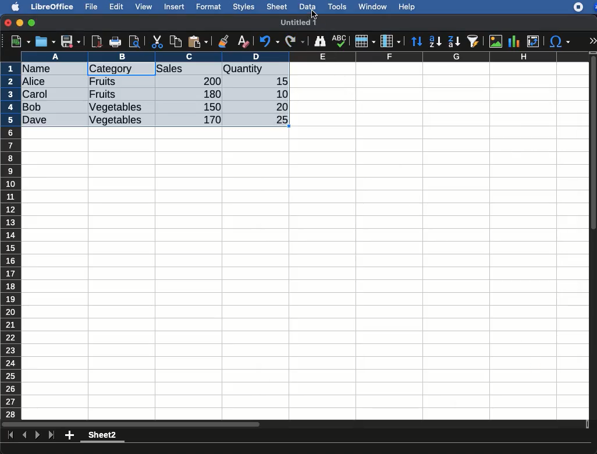 The image size is (597, 454). What do you see at coordinates (102, 437) in the screenshot?
I see `sheet 2` at bounding box center [102, 437].